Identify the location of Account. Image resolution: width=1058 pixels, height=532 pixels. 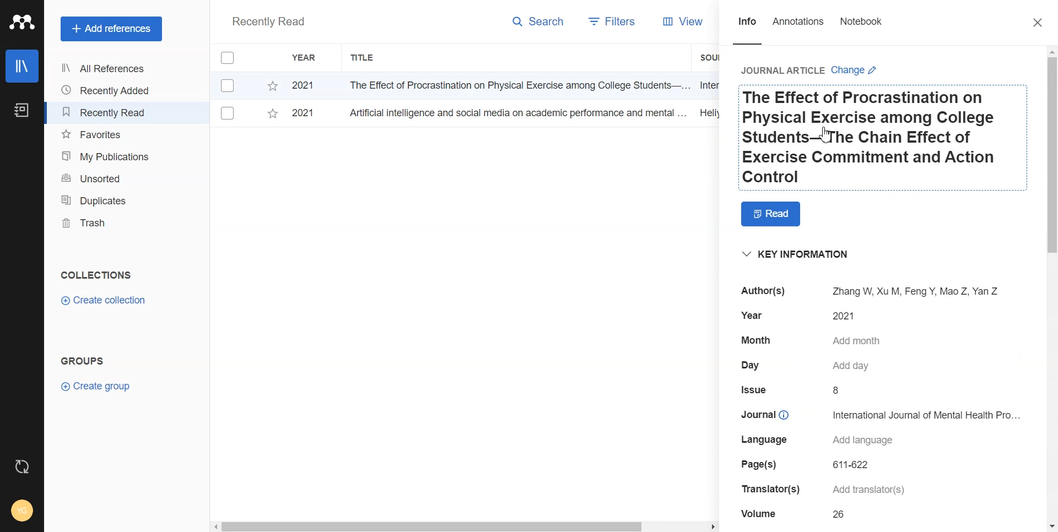
(23, 509).